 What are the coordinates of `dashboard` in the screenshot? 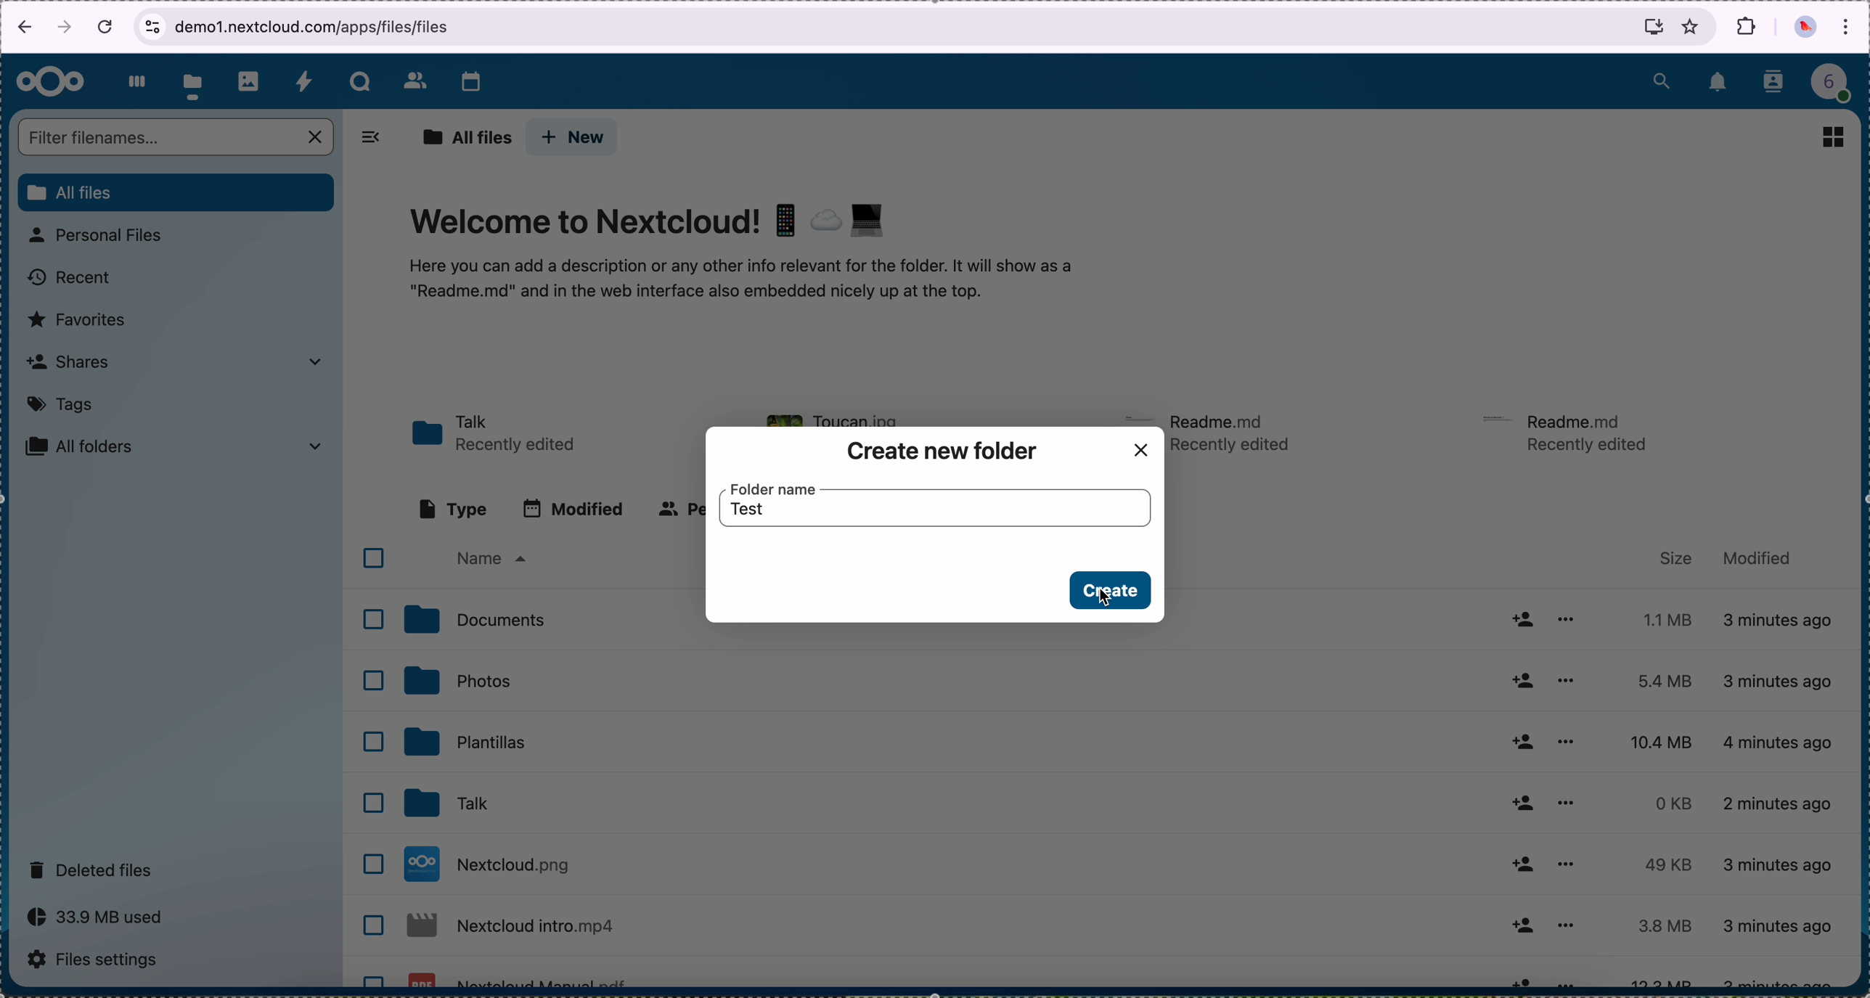 It's located at (133, 81).